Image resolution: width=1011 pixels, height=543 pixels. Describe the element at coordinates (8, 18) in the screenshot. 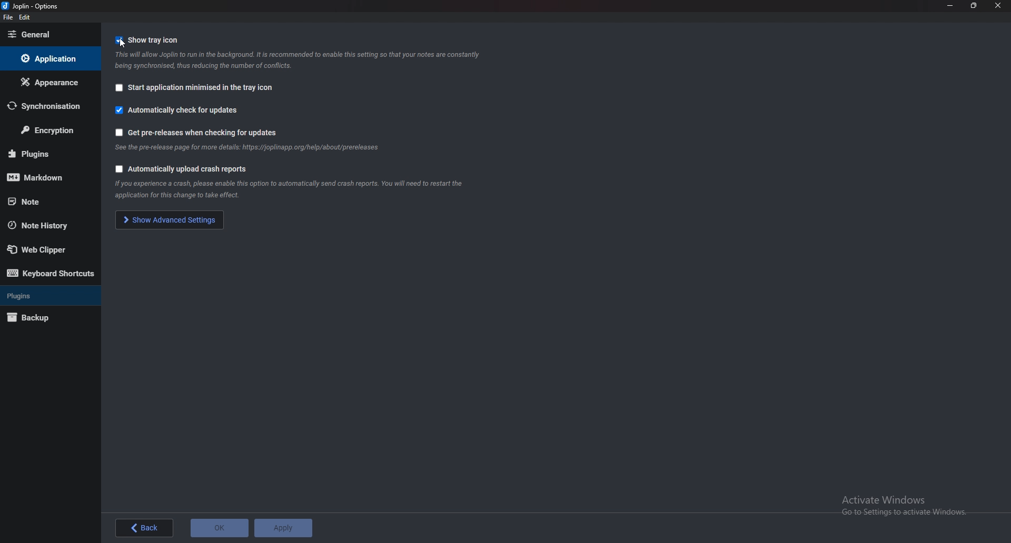

I see `file` at that location.